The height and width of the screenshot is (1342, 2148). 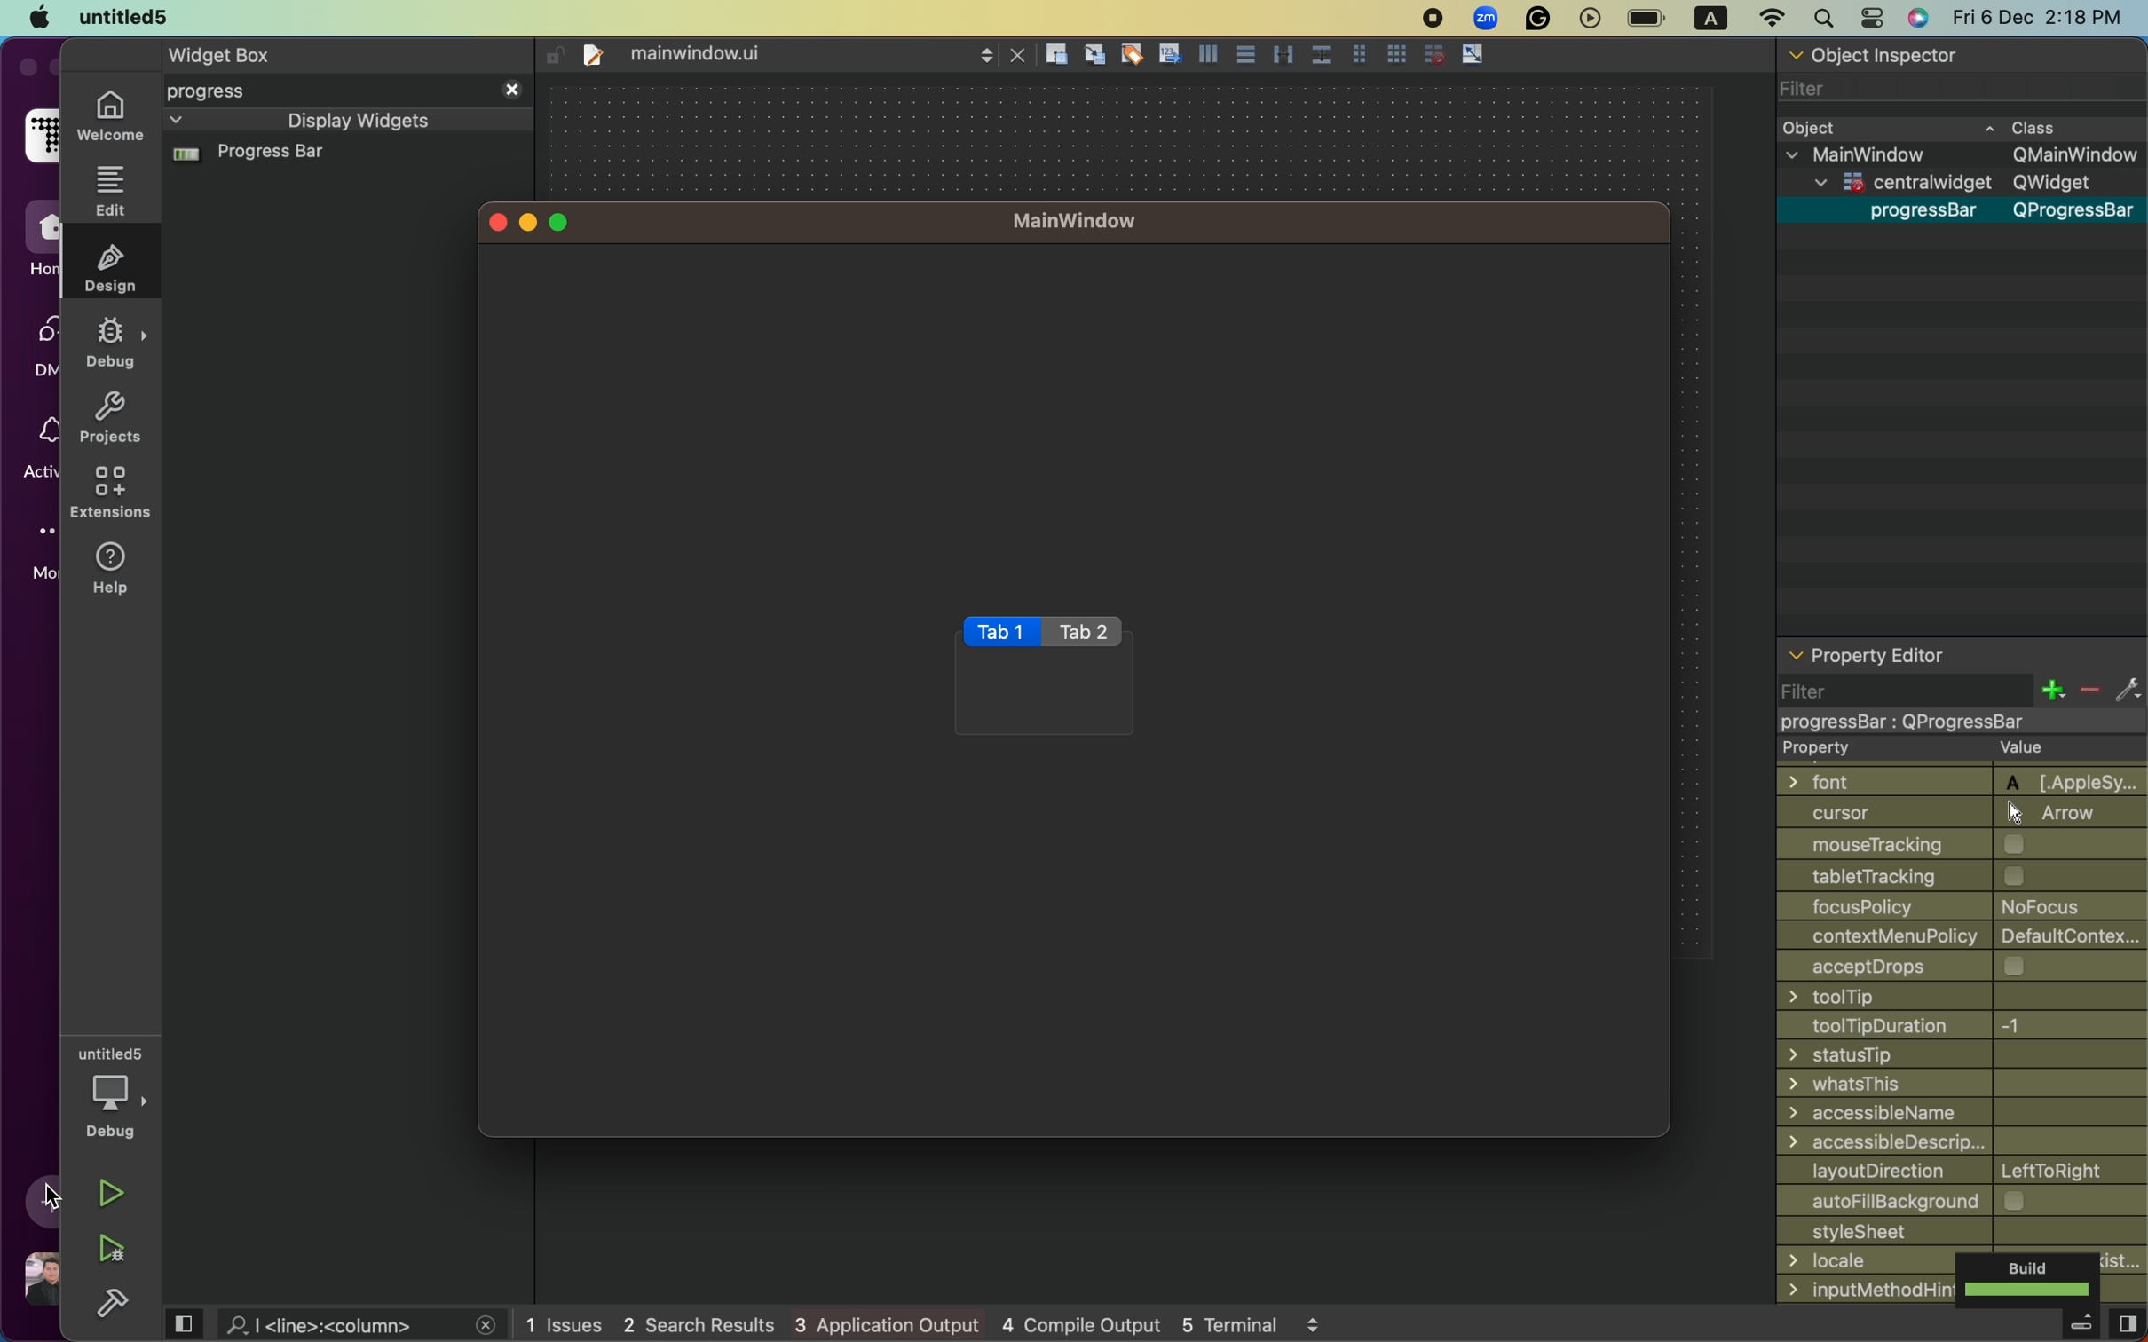 I want to click on accessible name, so click(x=1960, y=1116).